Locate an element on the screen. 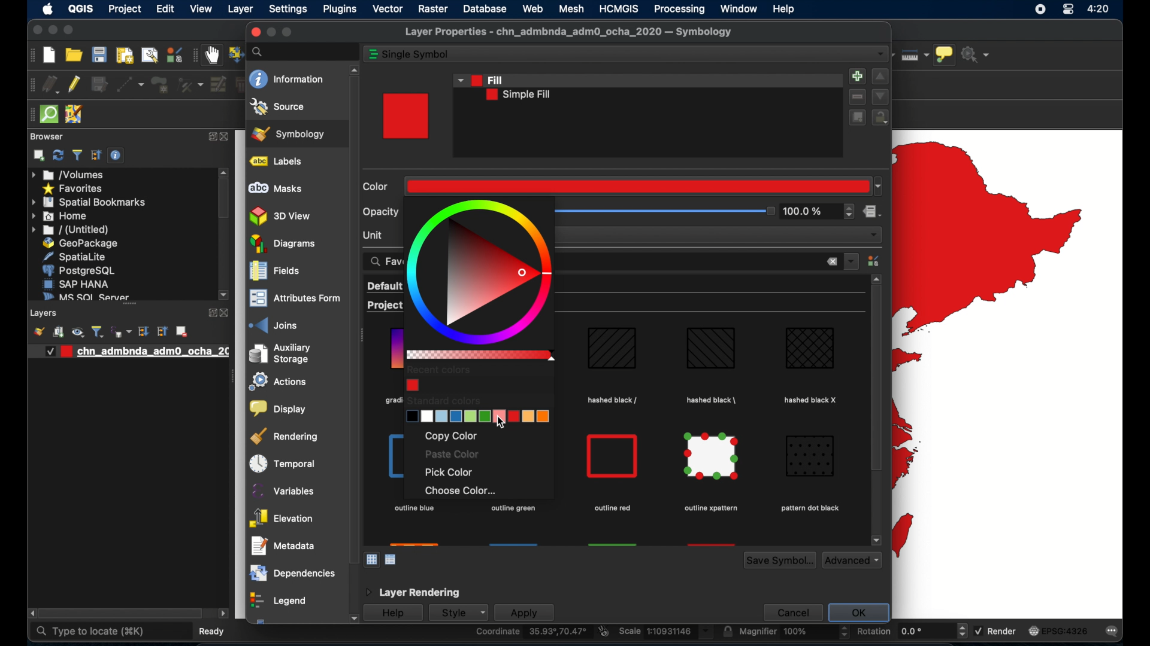 The width and height of the screenshot is (1150, 646). scroll right is located at coordinates (30, 614).